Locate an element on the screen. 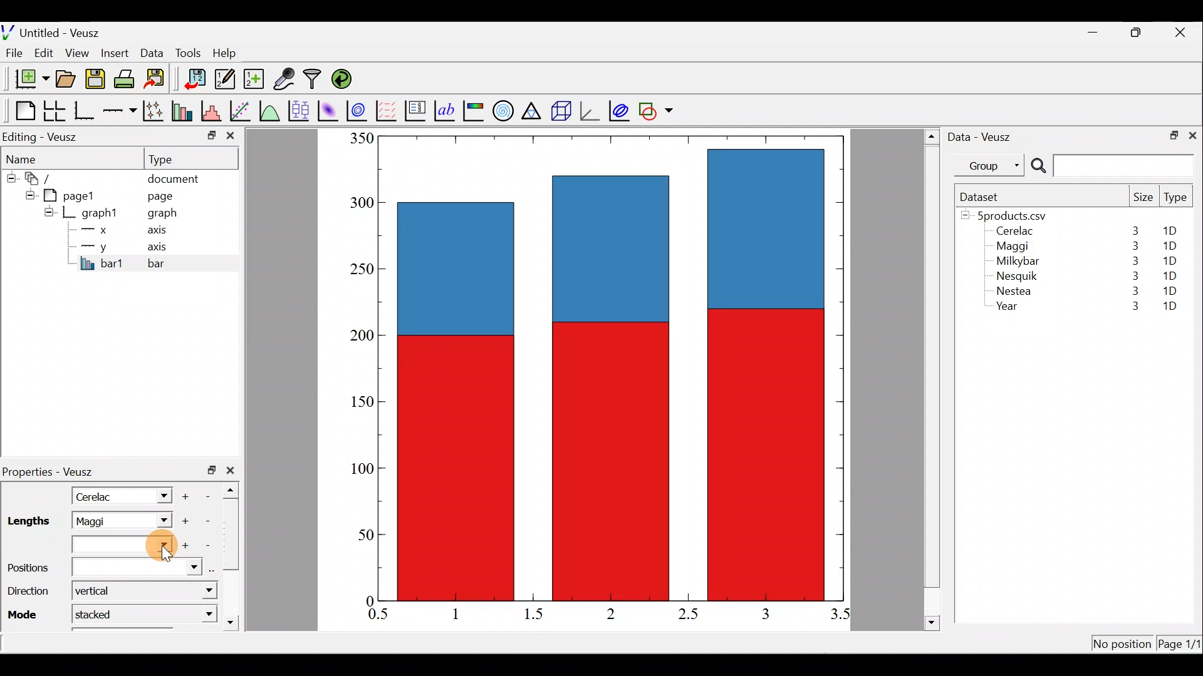 The image size is (1203, 676). 250 is located at coordinates (358, 268).